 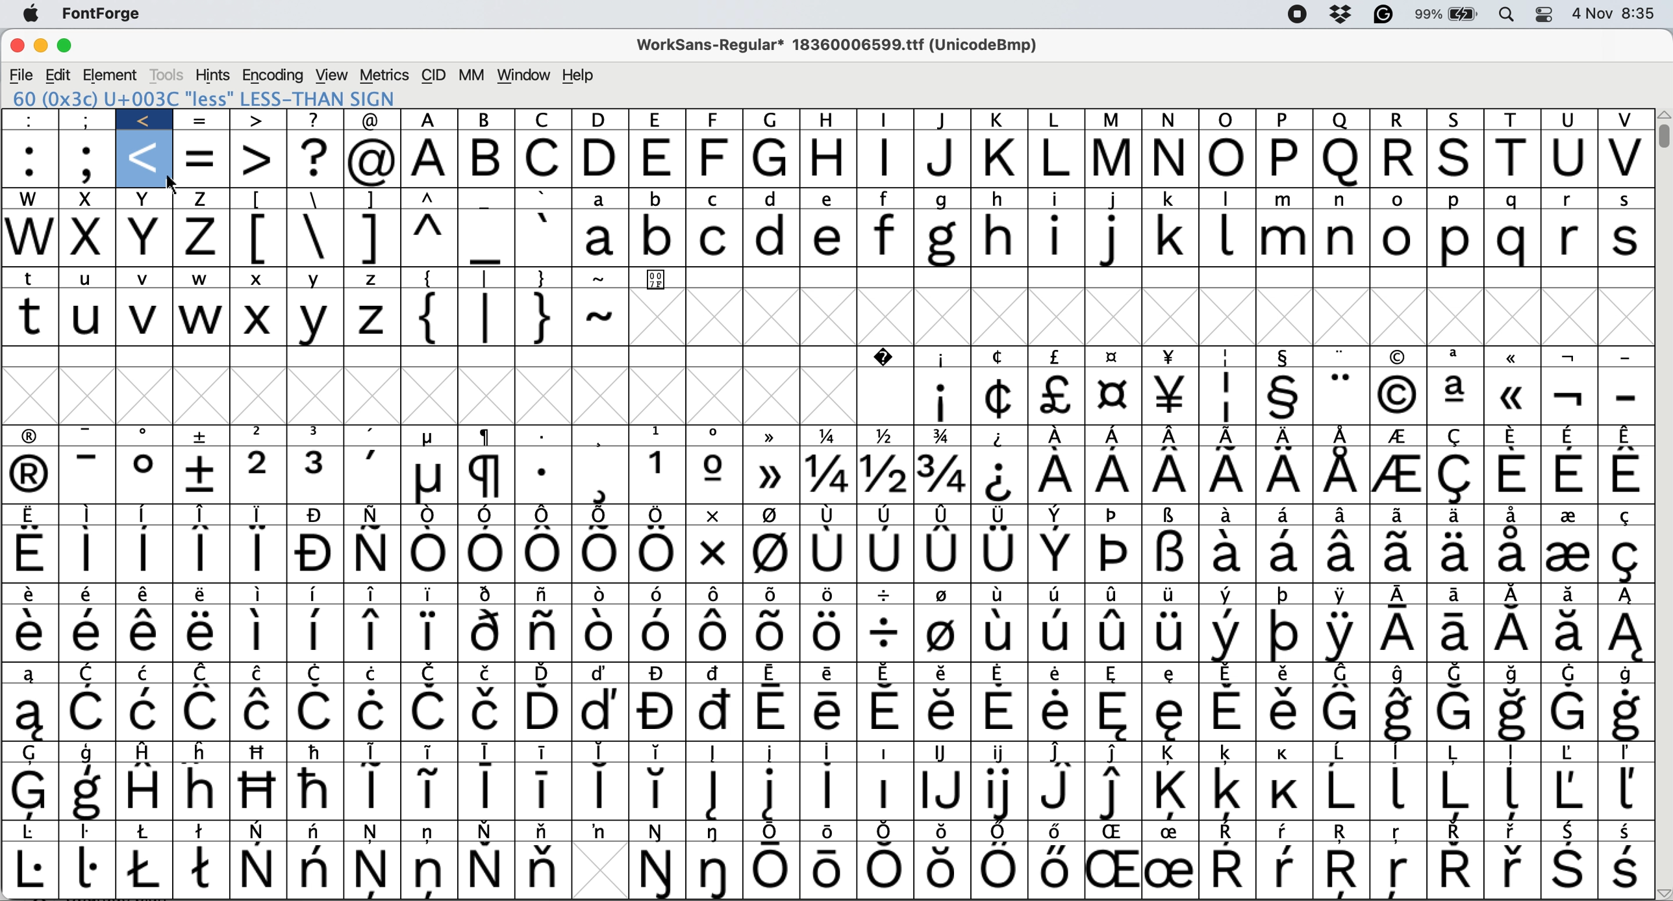 I want to click on w, so click(x=201, y=278).